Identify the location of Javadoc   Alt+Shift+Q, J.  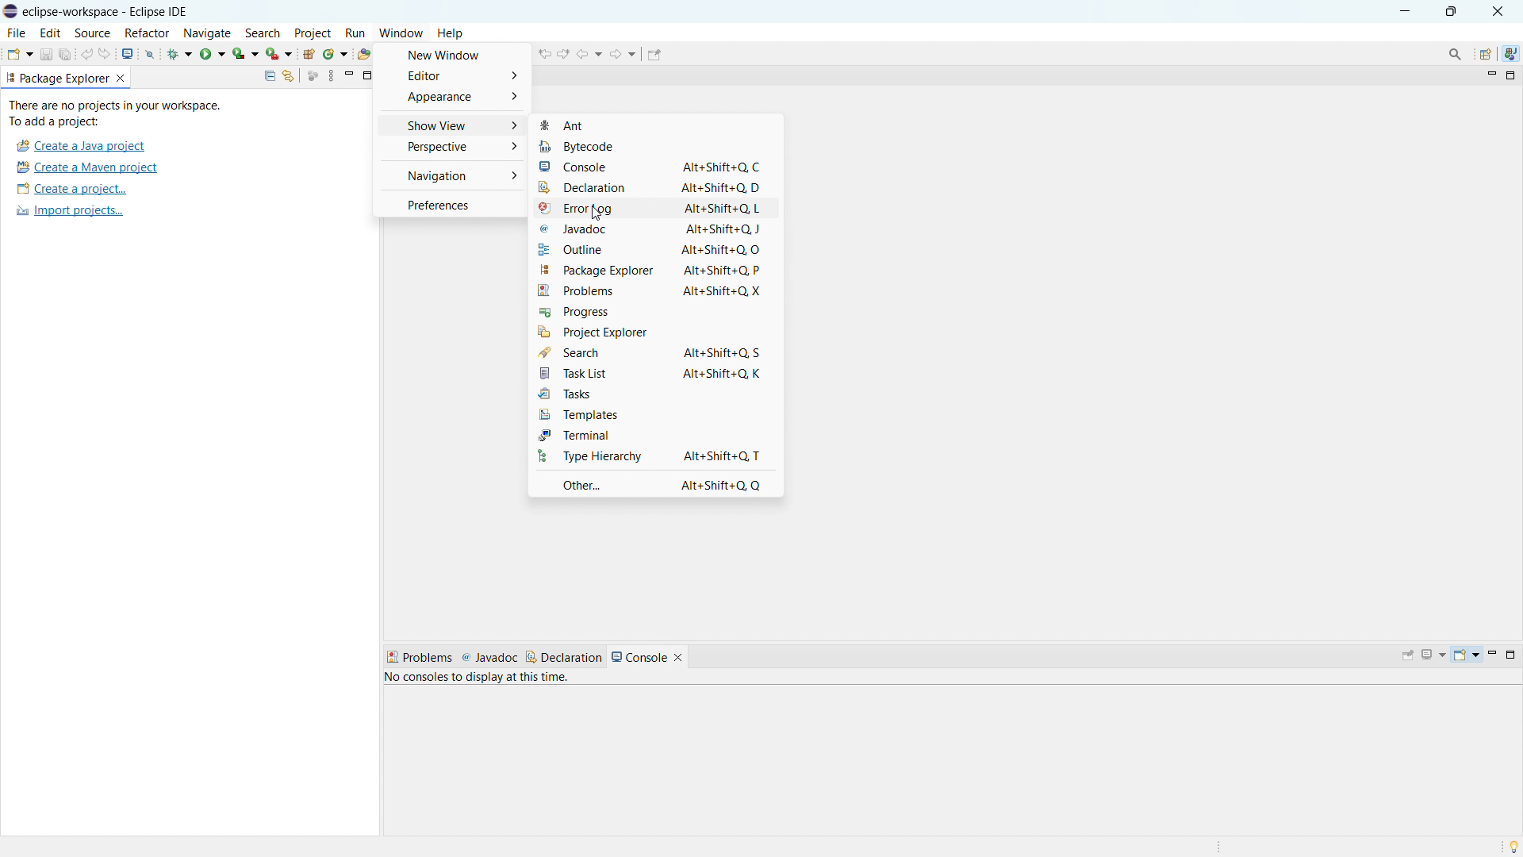
(657, 230).